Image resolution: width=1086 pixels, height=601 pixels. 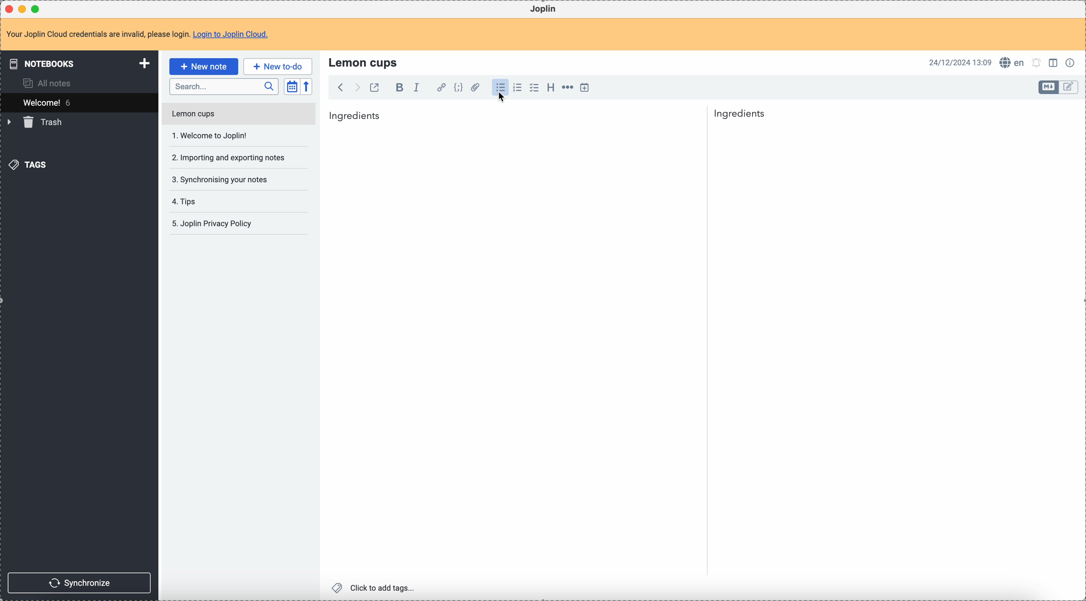 I want to click on ingredients, so click(x=743, y=115).